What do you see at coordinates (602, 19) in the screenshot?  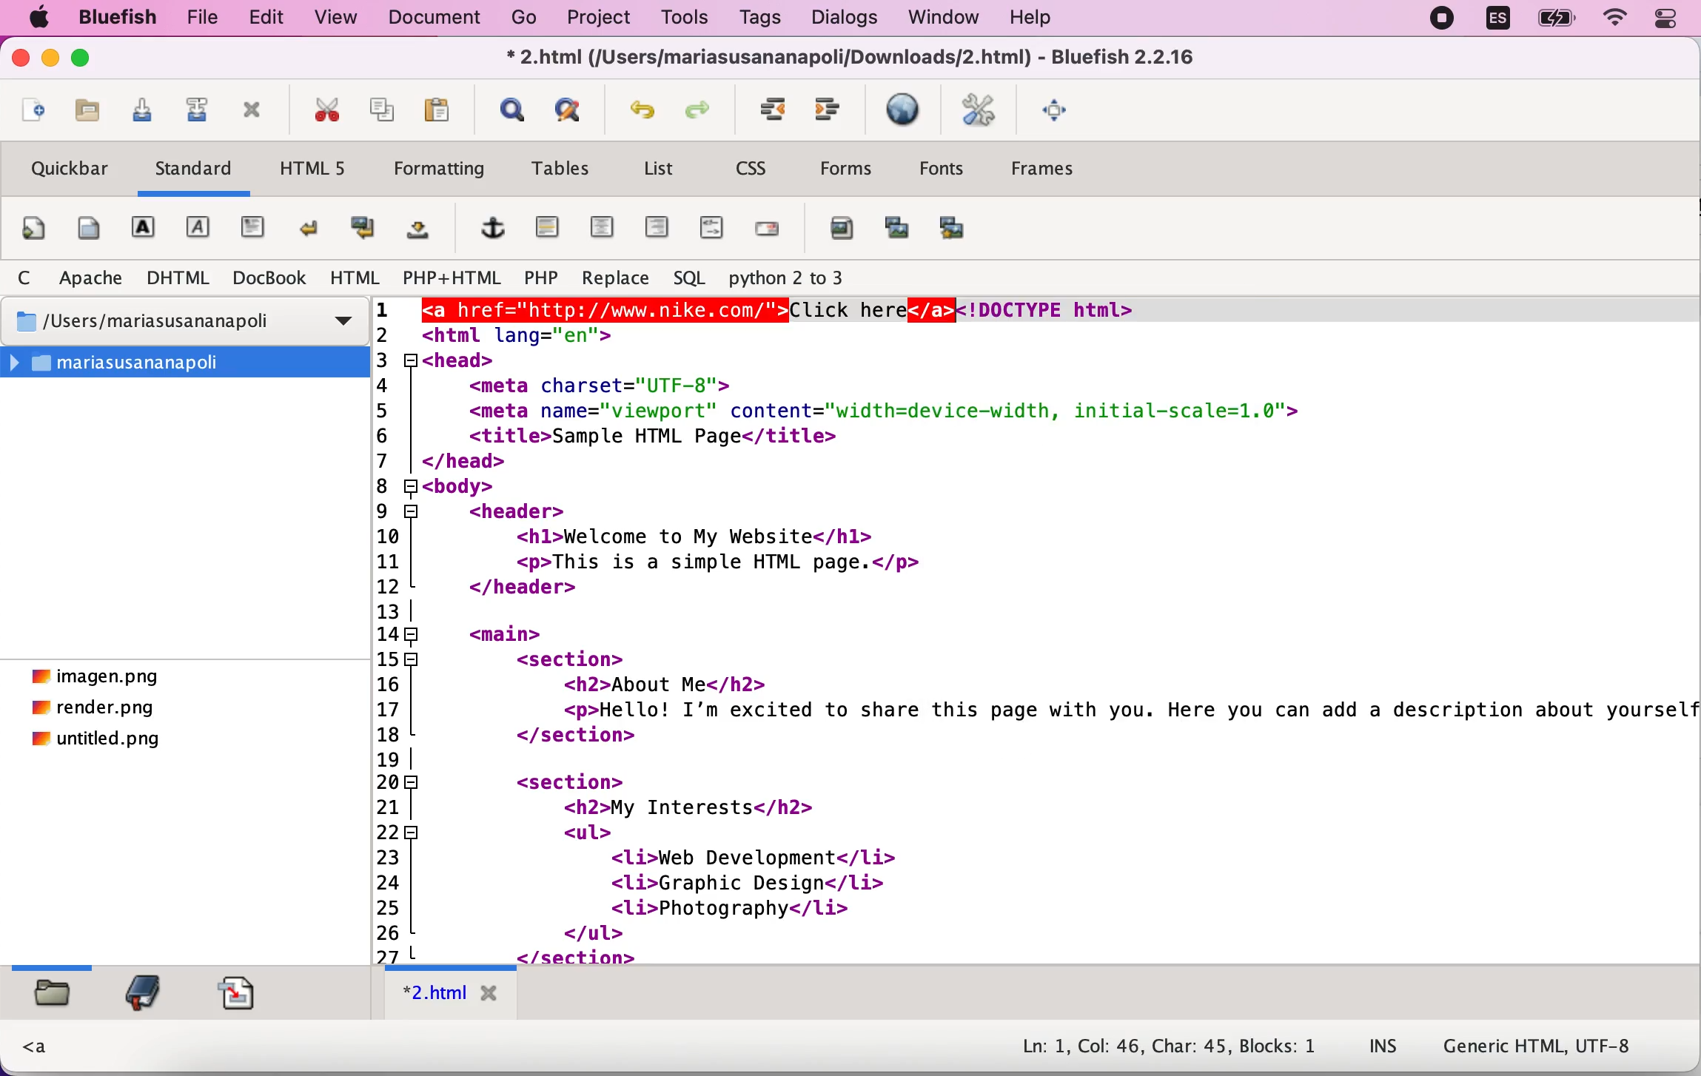 I see `project` at bounding box center [602, 19].